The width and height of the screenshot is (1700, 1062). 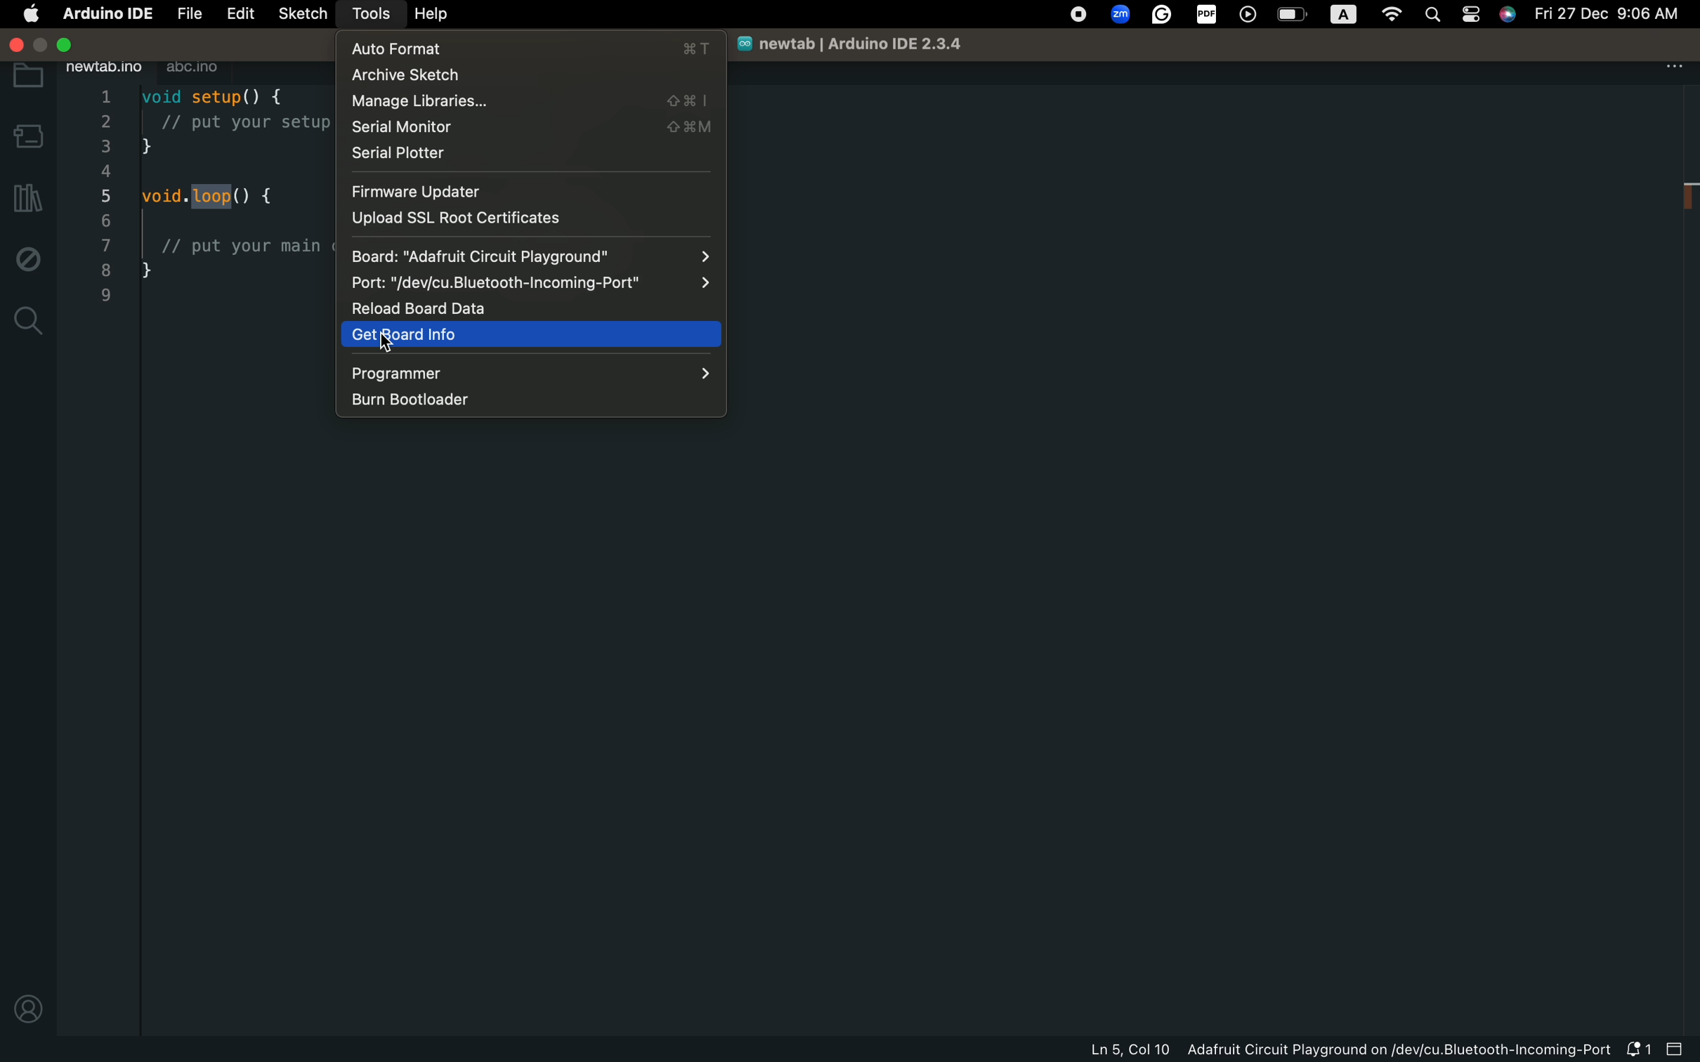 What do you see at coordinates (27, 322) in the screenshot?
I see `search` at bounding box center [27, 322].